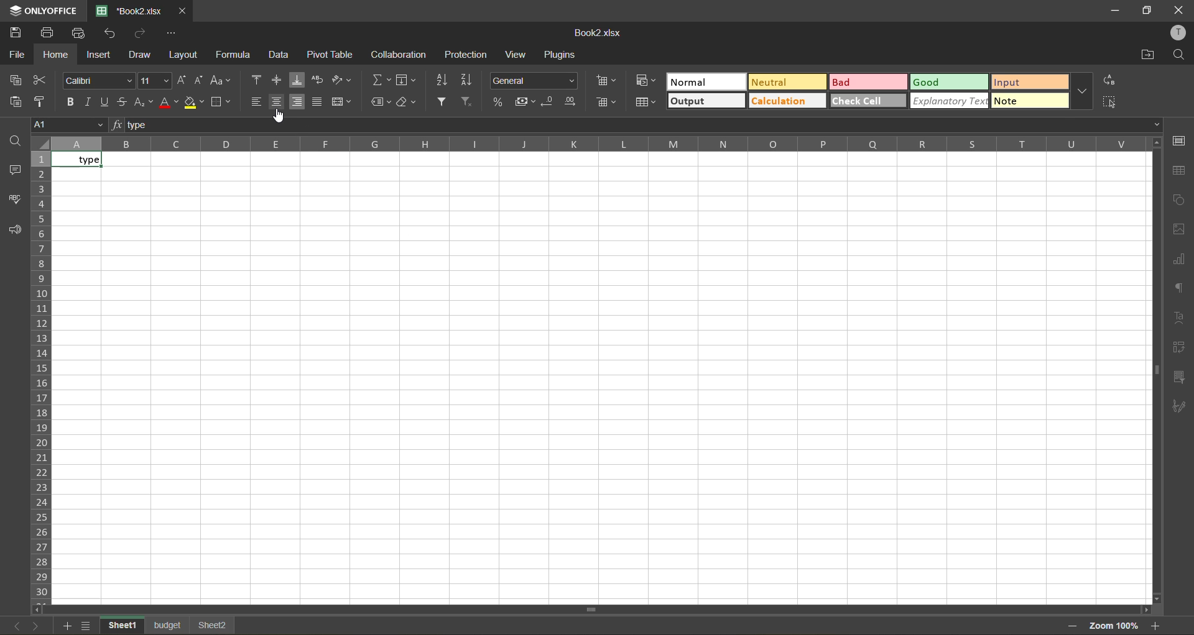 The height and width of the screenshot is (635, 1194). What do you see at coordinates (1180, 350) in the screenshot?
I see `pivot table` at bounding box center [1180, 350].